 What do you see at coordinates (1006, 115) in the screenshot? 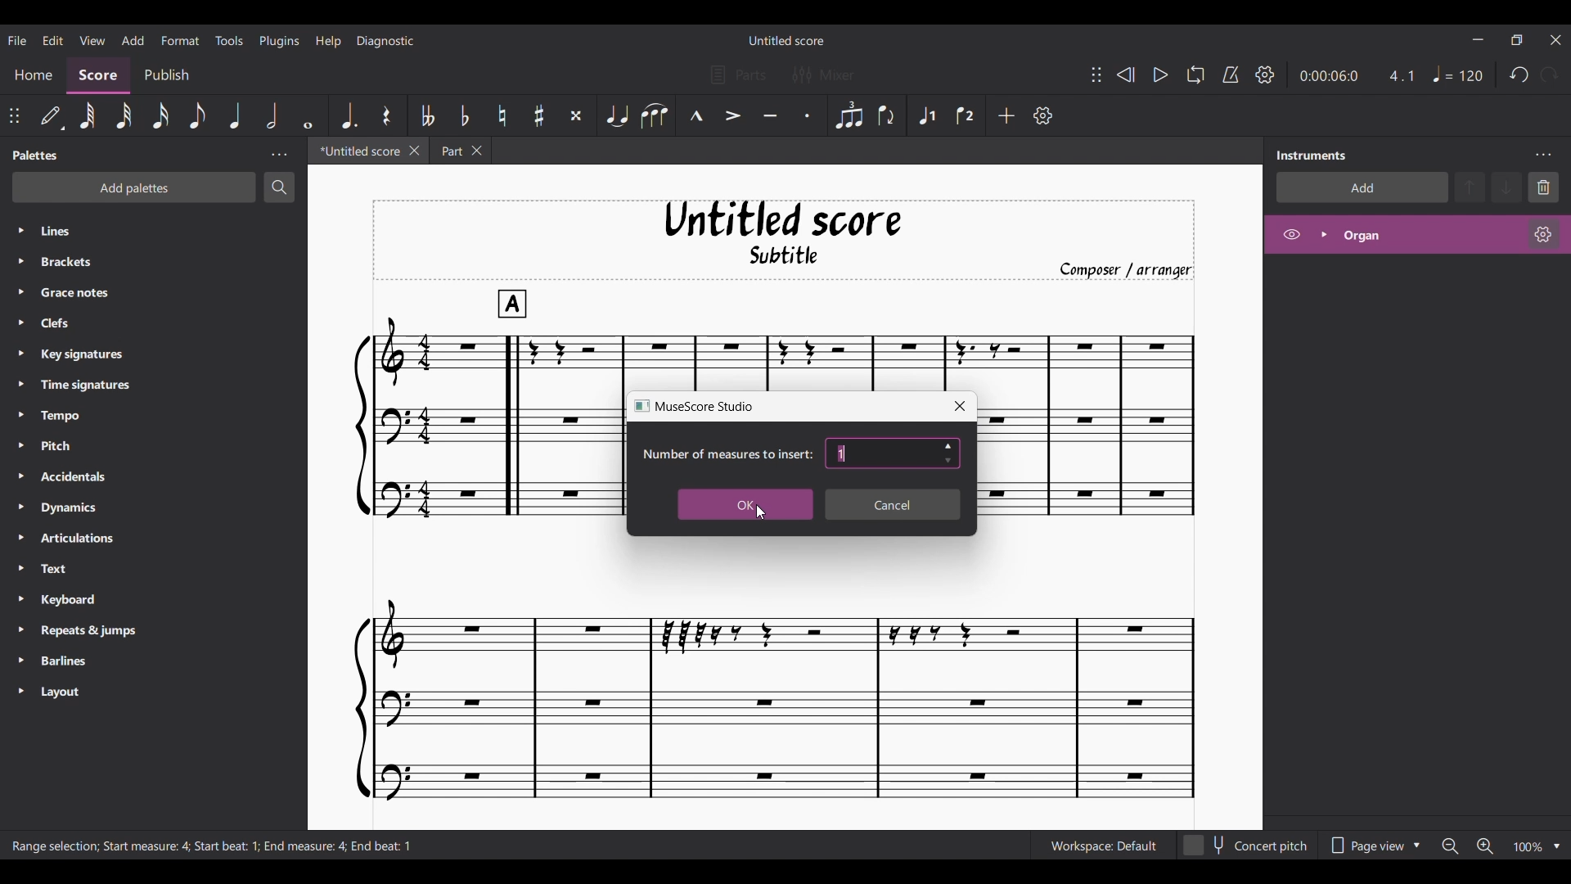
I see `Add` at bounding box center [1006, 115].